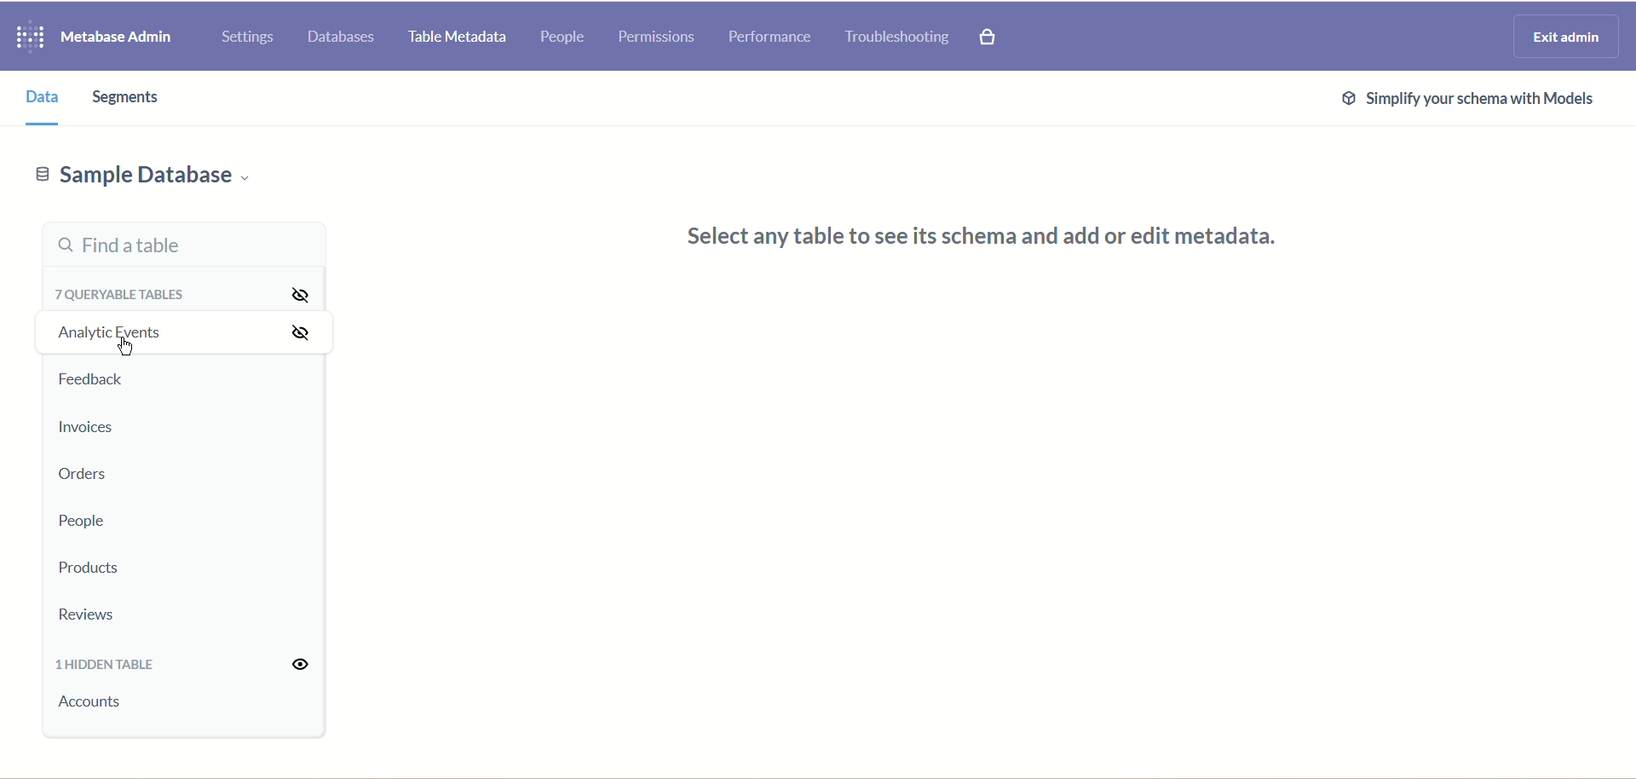 The width and height of the screenshot is (1636, 779). I want to click on simplify your schema with models, so click(1471, 101).